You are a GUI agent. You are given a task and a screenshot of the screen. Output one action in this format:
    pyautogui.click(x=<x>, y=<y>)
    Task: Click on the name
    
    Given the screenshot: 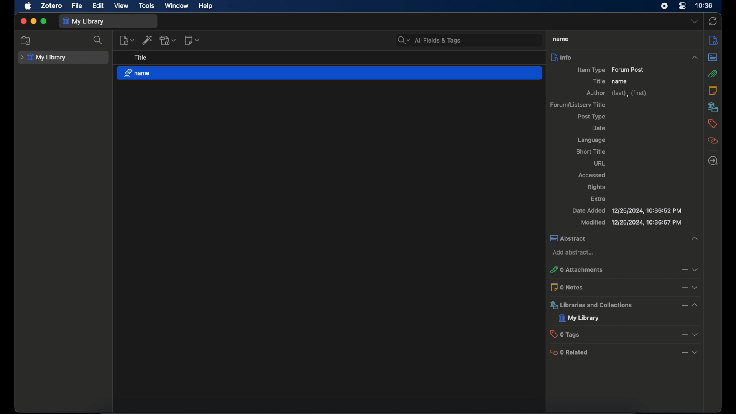 What is the action you would take?
    pyautogui.click(x=620, y=81)
    